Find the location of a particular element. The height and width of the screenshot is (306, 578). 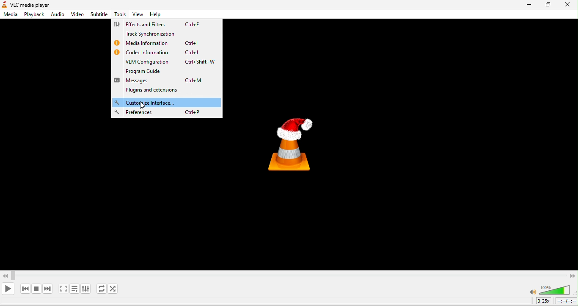

volume is located at coordinates (550, 289).